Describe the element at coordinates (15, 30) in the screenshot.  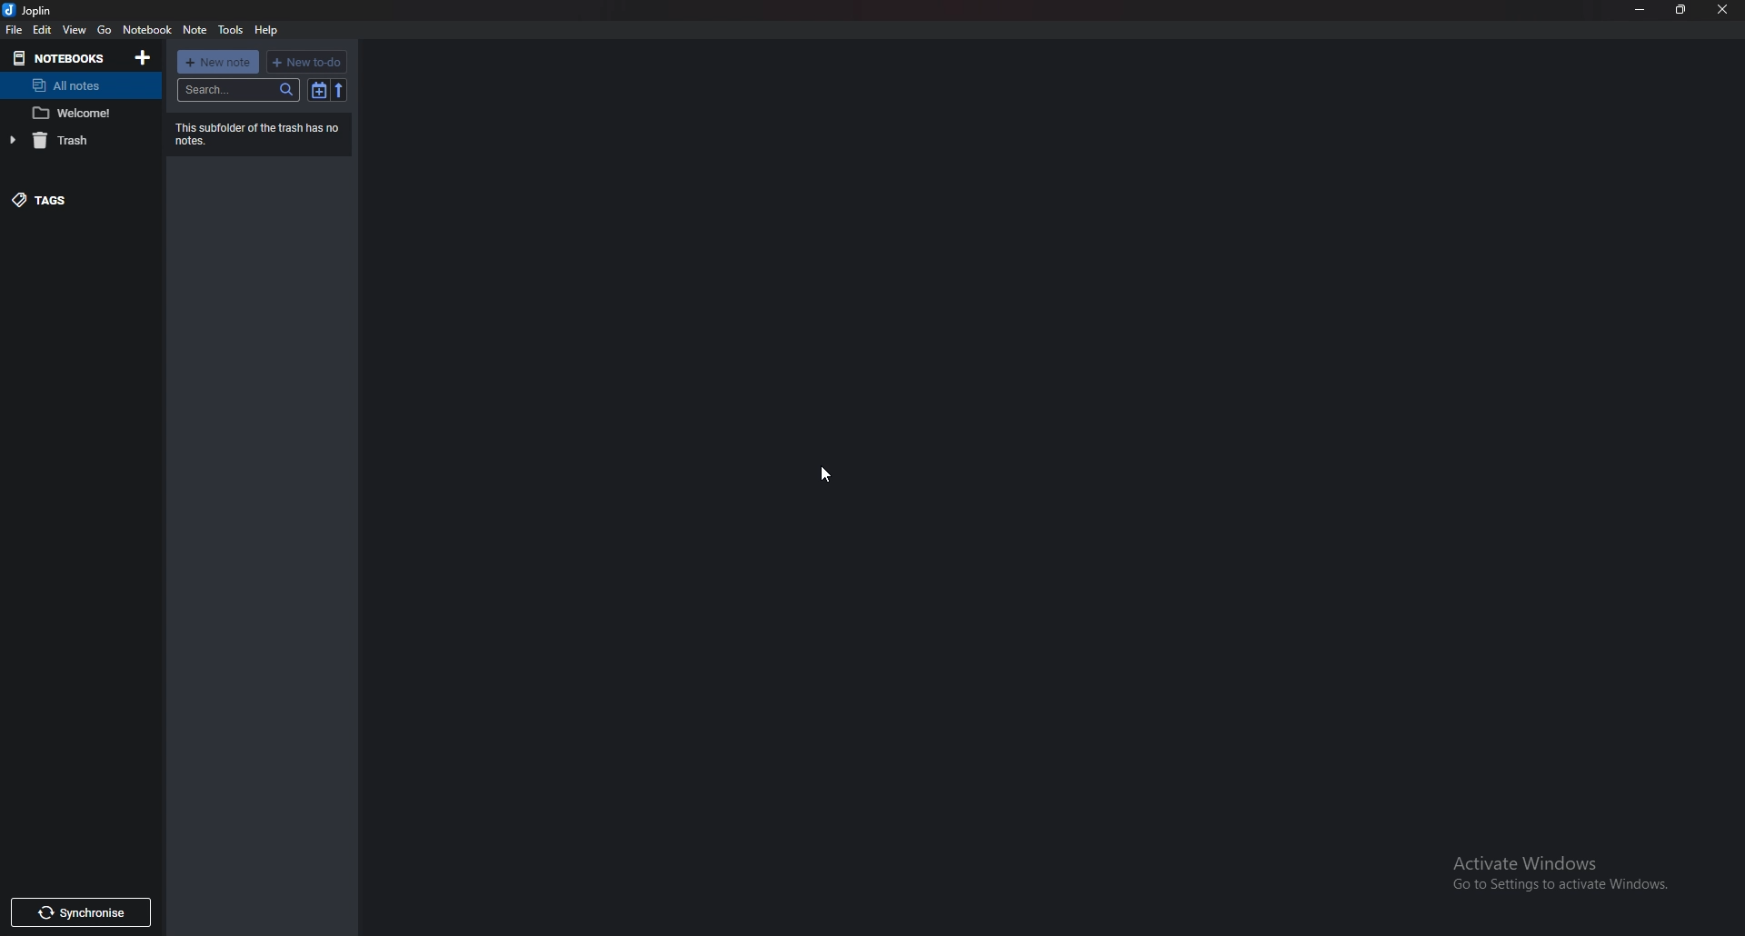
I see `file` at that location.